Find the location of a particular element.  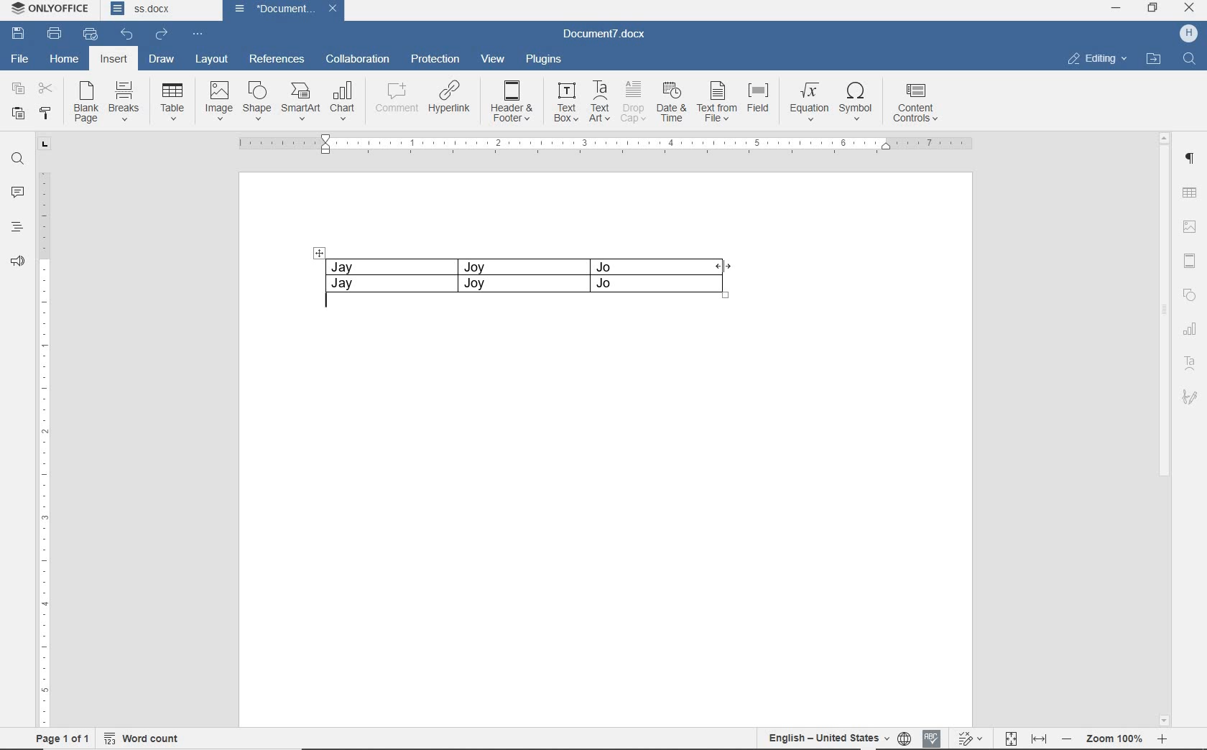

SAVE is located at coordinates (19, 34).